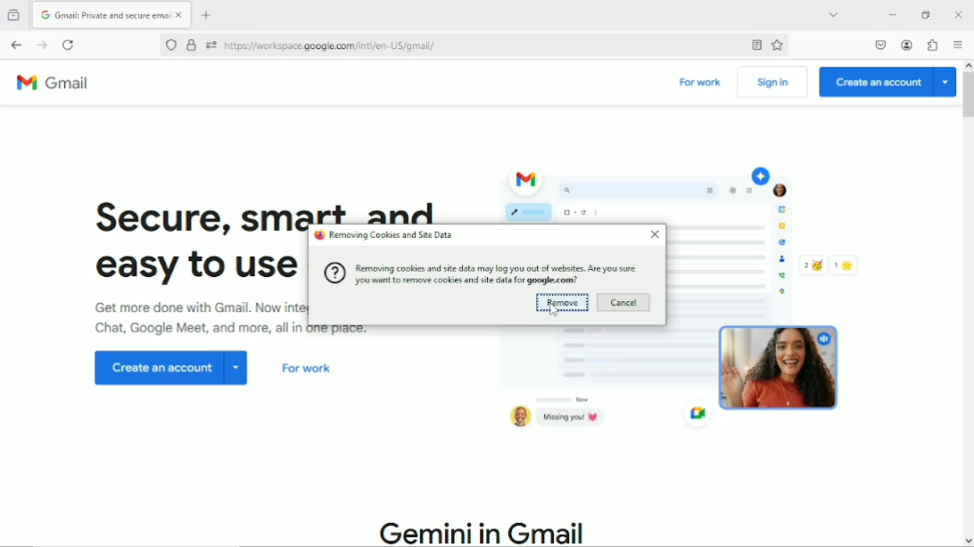 The image size is (974, 547). Describe the element at coordinates (210, 45) in the screenshot. I see `You have granted this website additional permissions` at that location.